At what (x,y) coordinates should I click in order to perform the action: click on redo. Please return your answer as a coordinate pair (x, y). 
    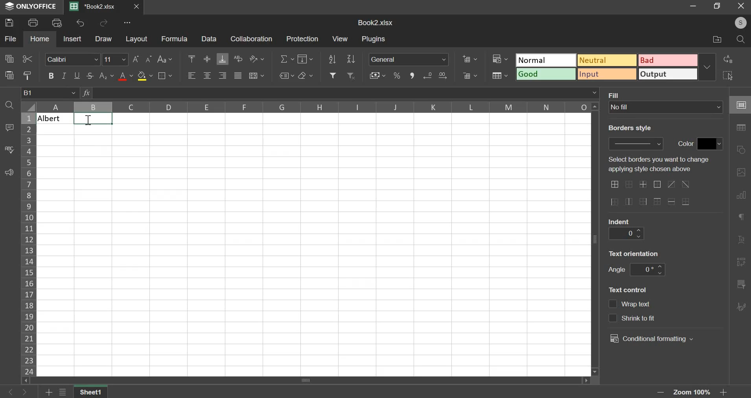
    Looking at the image, I should click on (105, 23).